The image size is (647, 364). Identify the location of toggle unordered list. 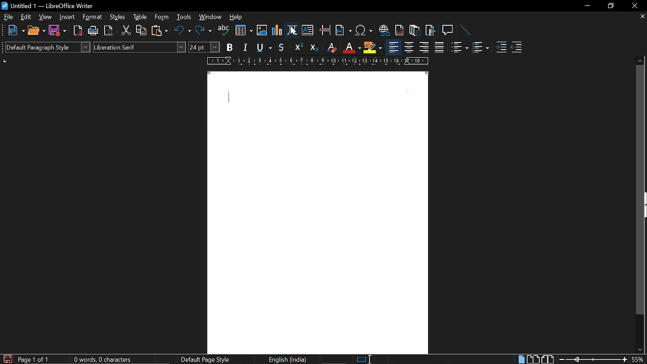
(480, 49).